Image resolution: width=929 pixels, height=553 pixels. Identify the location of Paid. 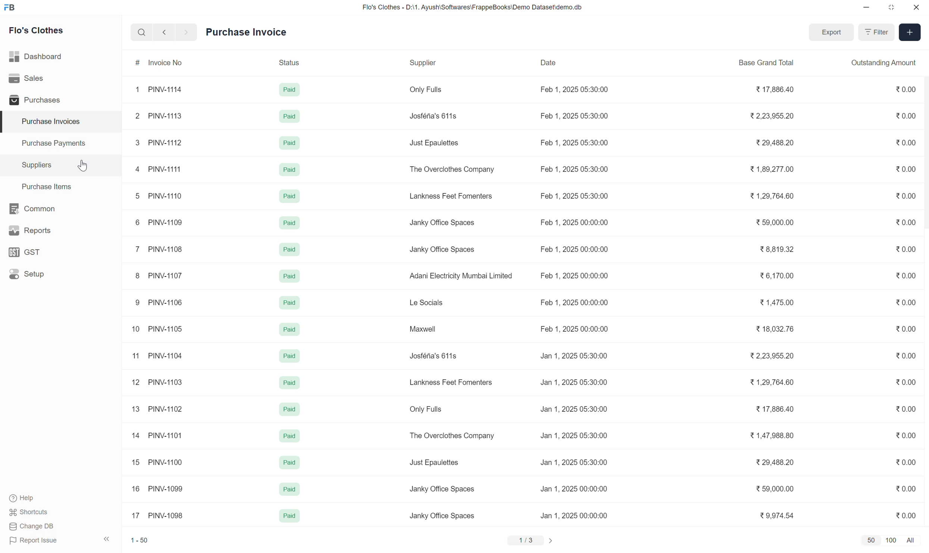
(289, 250).